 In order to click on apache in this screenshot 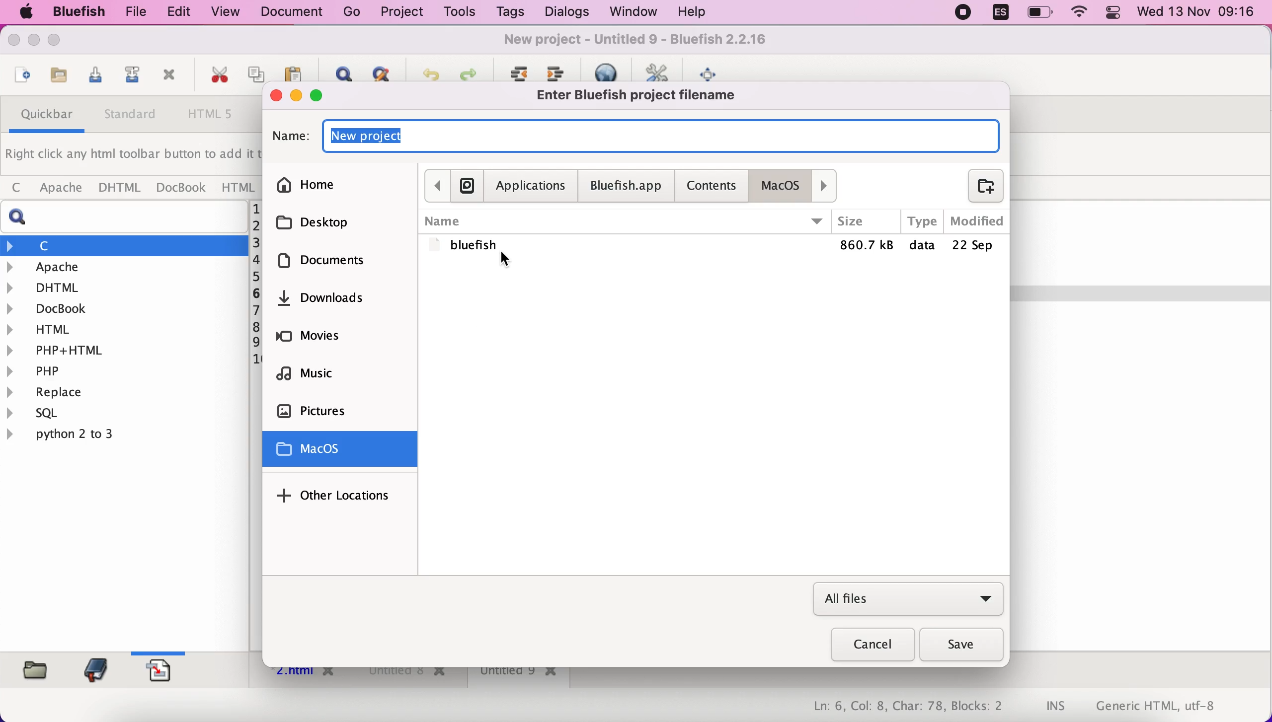, I will do `click(58, 188)`.